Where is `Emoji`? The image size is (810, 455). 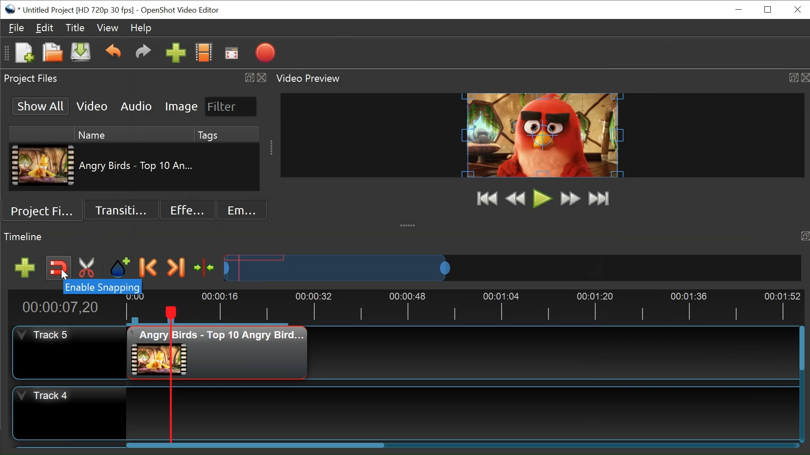 Emoji is located at coordinates (242, 211).